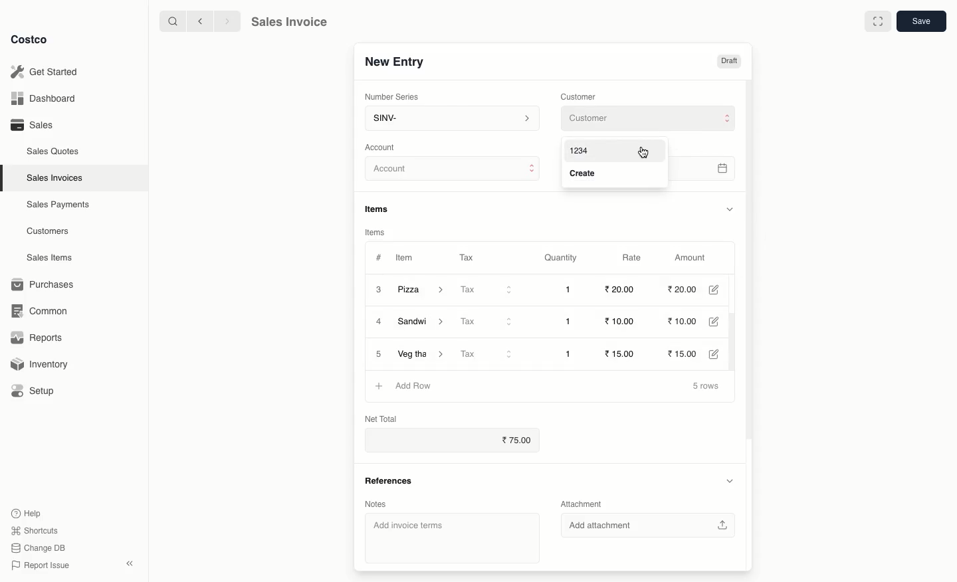 This screenshot has height=582, width=957. I want to click on Forward, so click(227, 22).